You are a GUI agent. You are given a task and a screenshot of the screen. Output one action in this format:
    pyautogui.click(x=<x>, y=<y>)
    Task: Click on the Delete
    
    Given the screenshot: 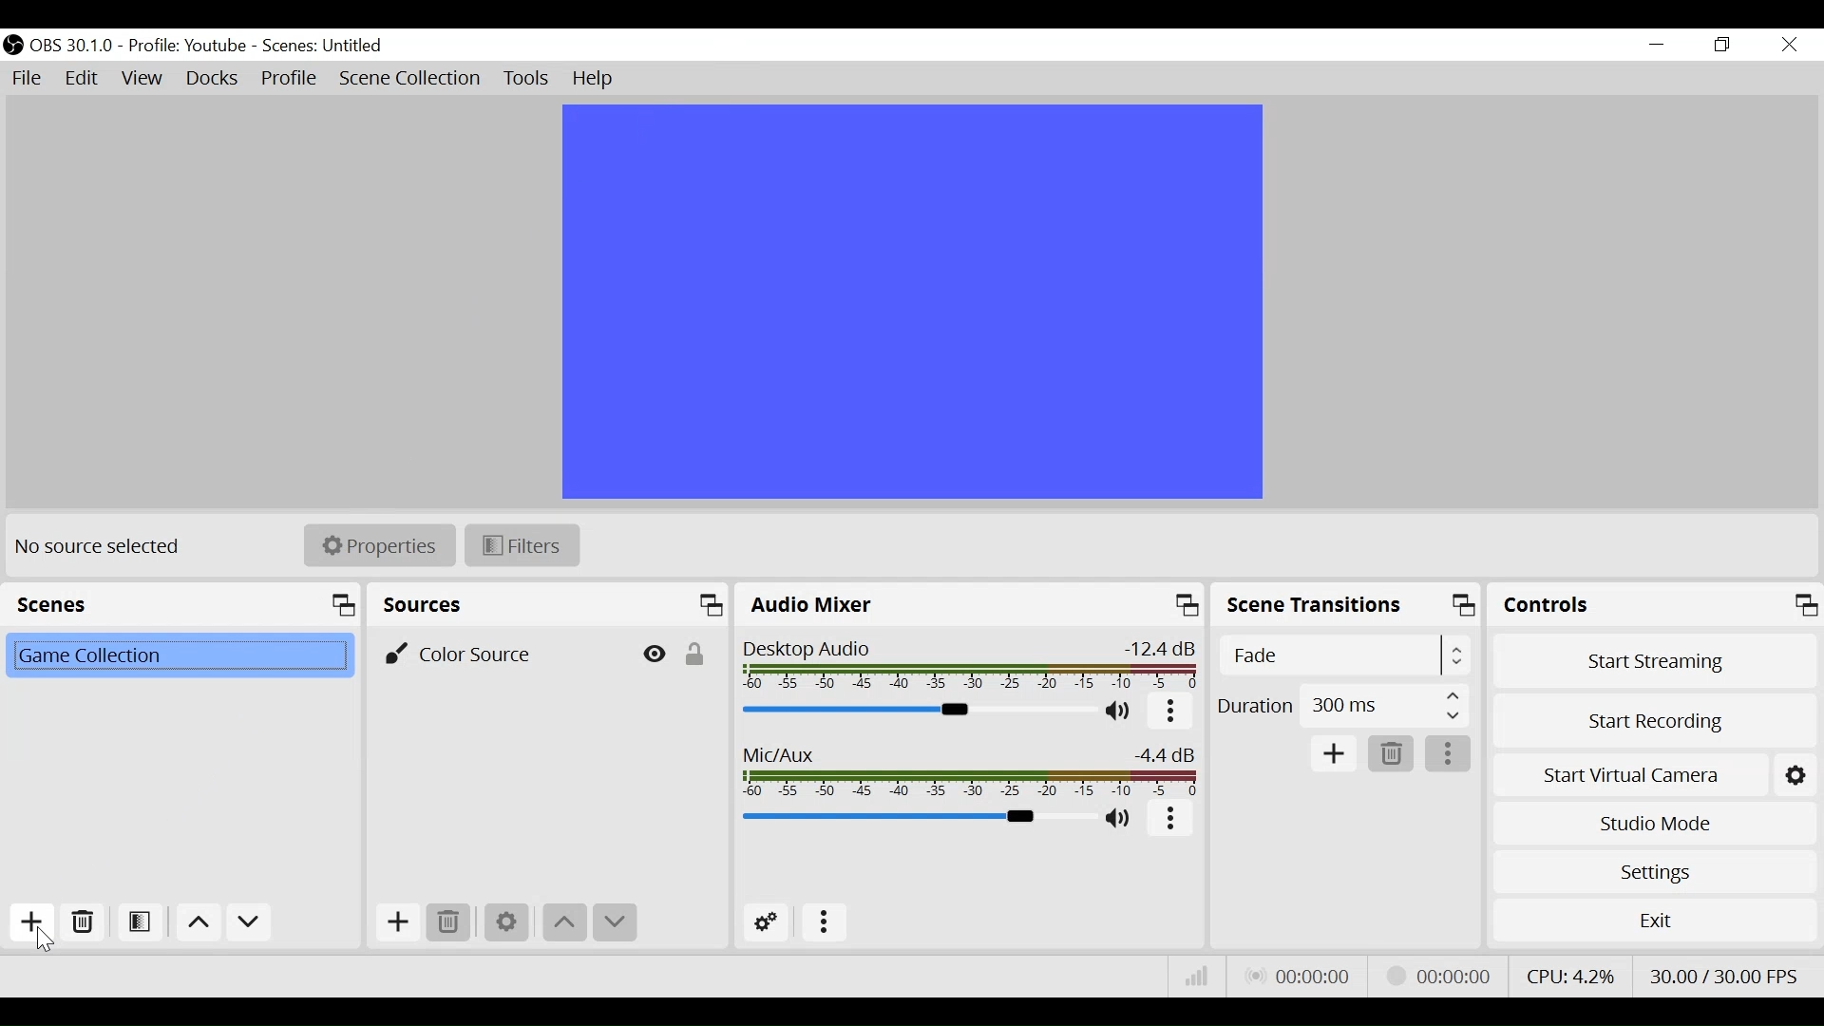 What is the action you would take?
    pyautogui.click(x=84, y=922)
    